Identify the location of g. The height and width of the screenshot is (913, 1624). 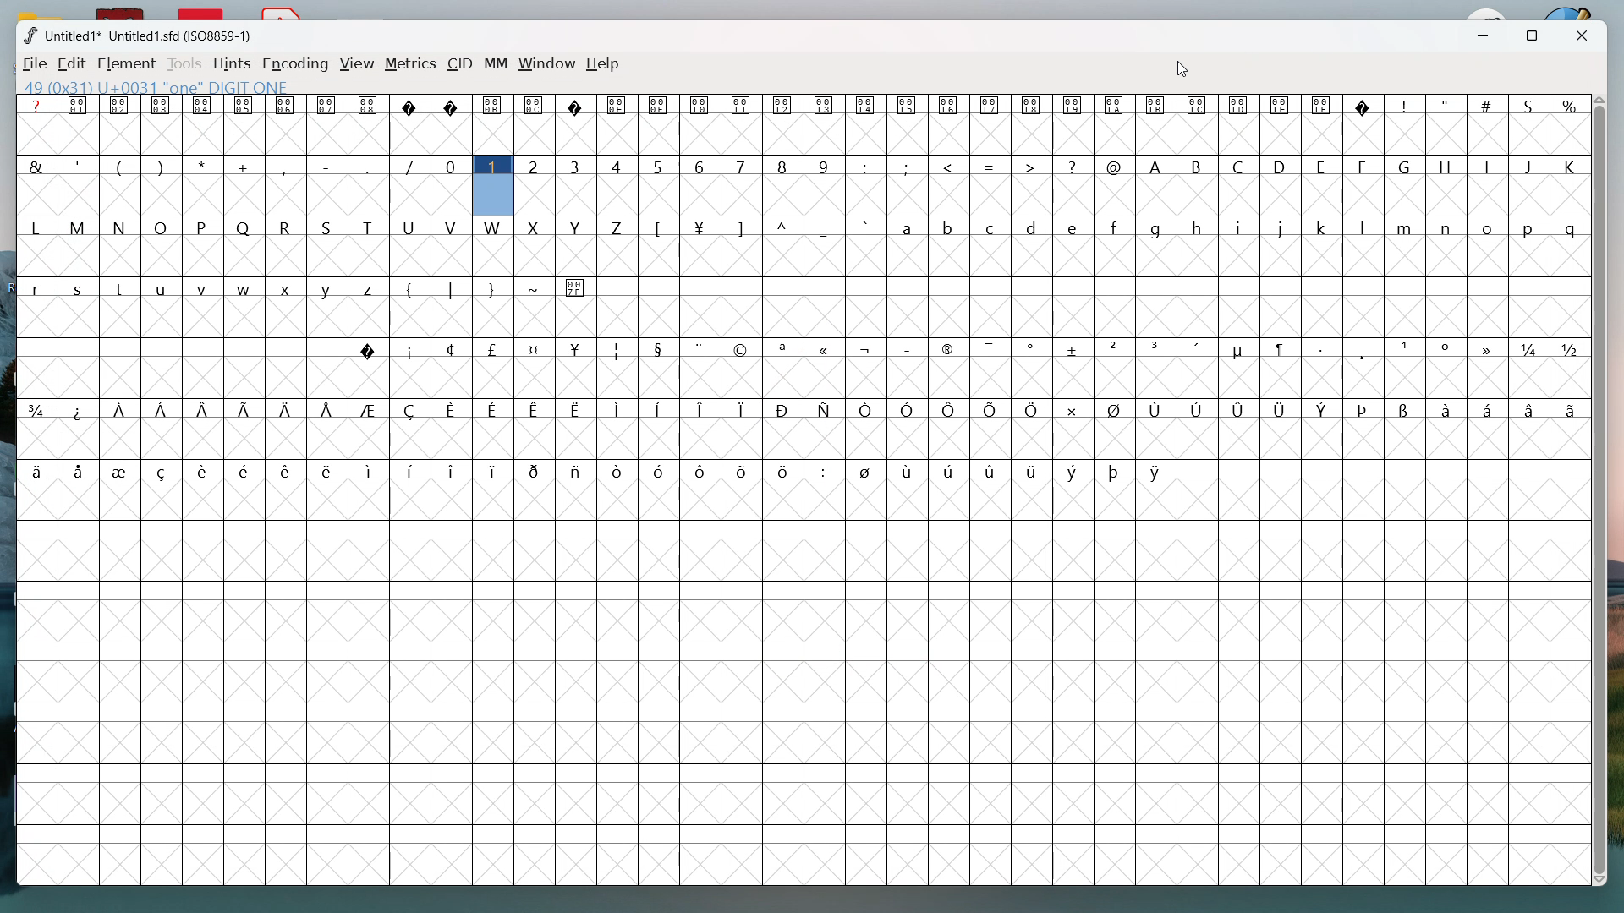
(1159, 227).